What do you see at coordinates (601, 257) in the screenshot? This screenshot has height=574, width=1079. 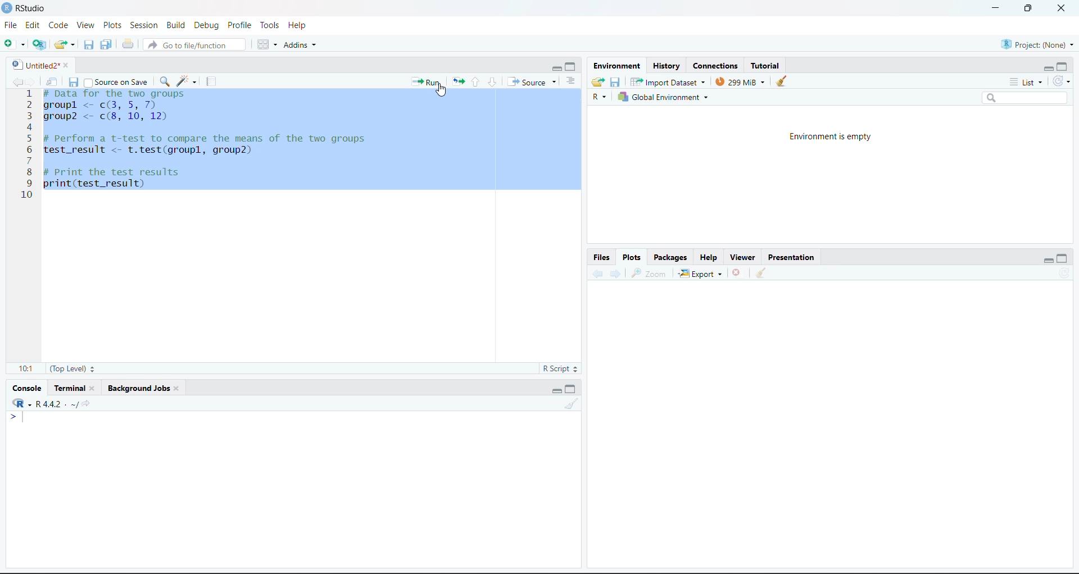 I see `Files` at bounding box center [601, 257].